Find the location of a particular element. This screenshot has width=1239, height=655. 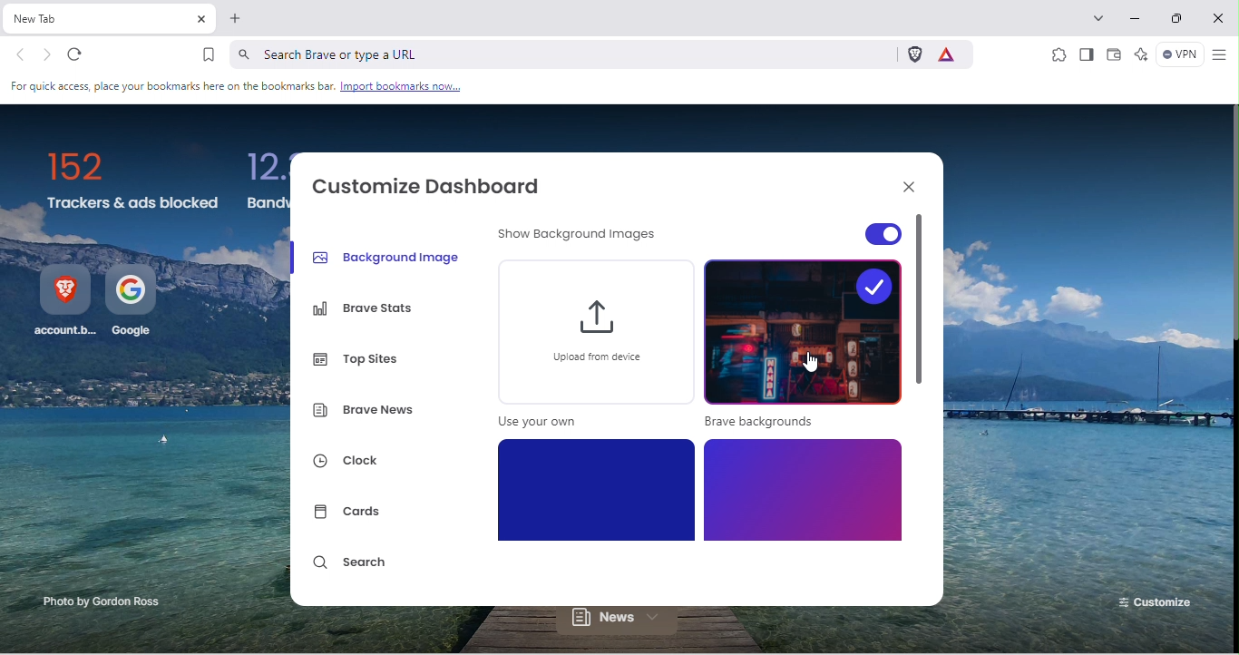

Click to go forward is located at coordinates (47, 54).